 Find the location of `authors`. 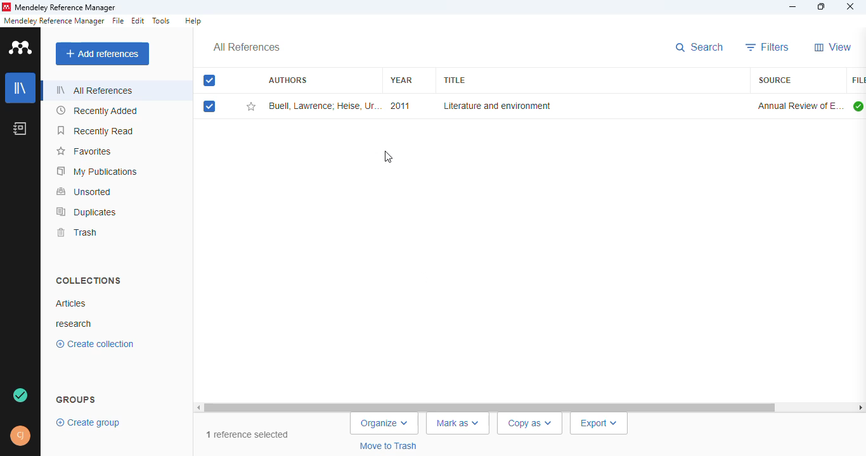

authors is located at coordinates (287, 79).